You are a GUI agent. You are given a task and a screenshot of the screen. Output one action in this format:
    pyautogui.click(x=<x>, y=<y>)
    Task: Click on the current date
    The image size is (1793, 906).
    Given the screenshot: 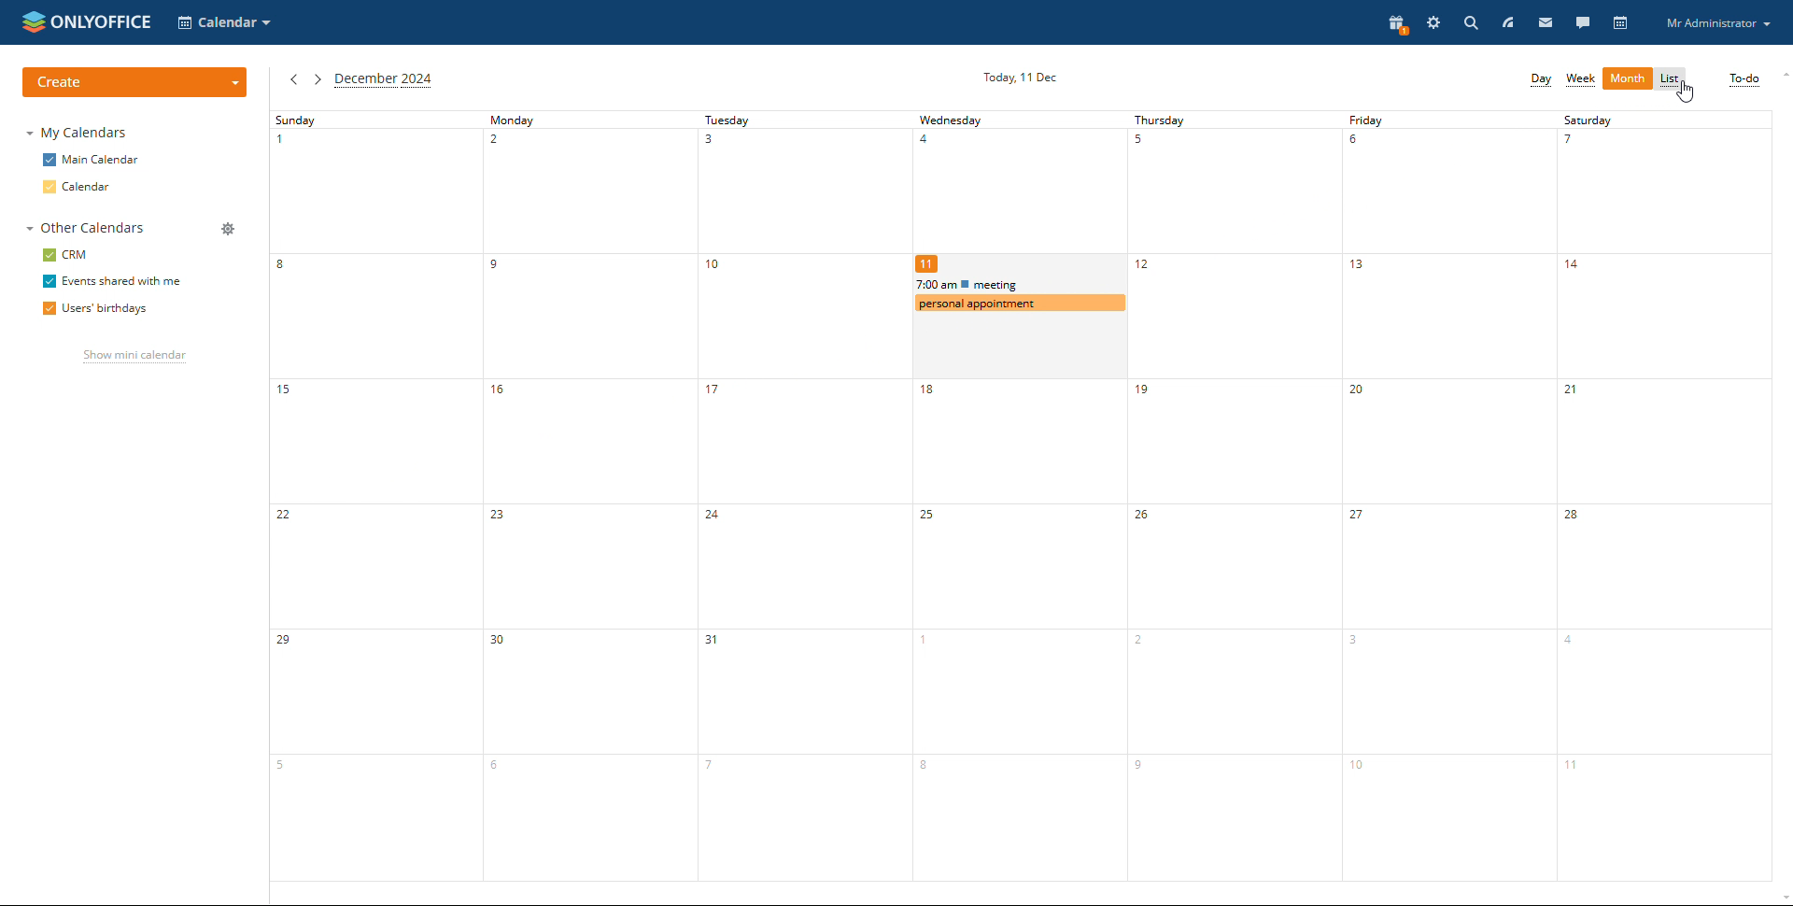 What is the action you would take?
    pyautogui.click(x=1019, y=78)
    